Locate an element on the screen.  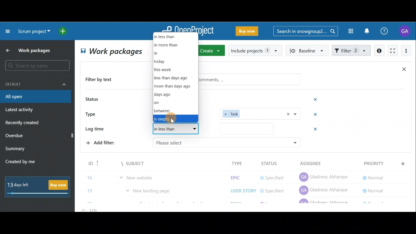
(GA) Gladness Akharaye is located at coordinates (325, 162).